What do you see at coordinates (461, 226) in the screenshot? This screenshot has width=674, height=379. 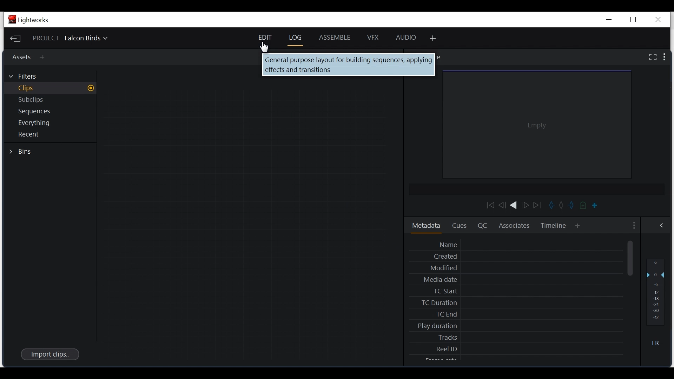 I see `Cues` at bounding box center [461, 226].